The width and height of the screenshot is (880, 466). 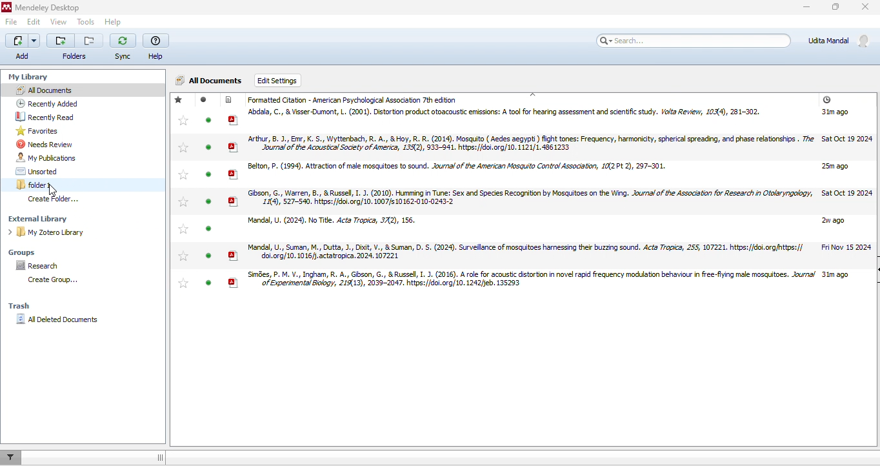 I want to click on tools, so click(x=85, y=22).